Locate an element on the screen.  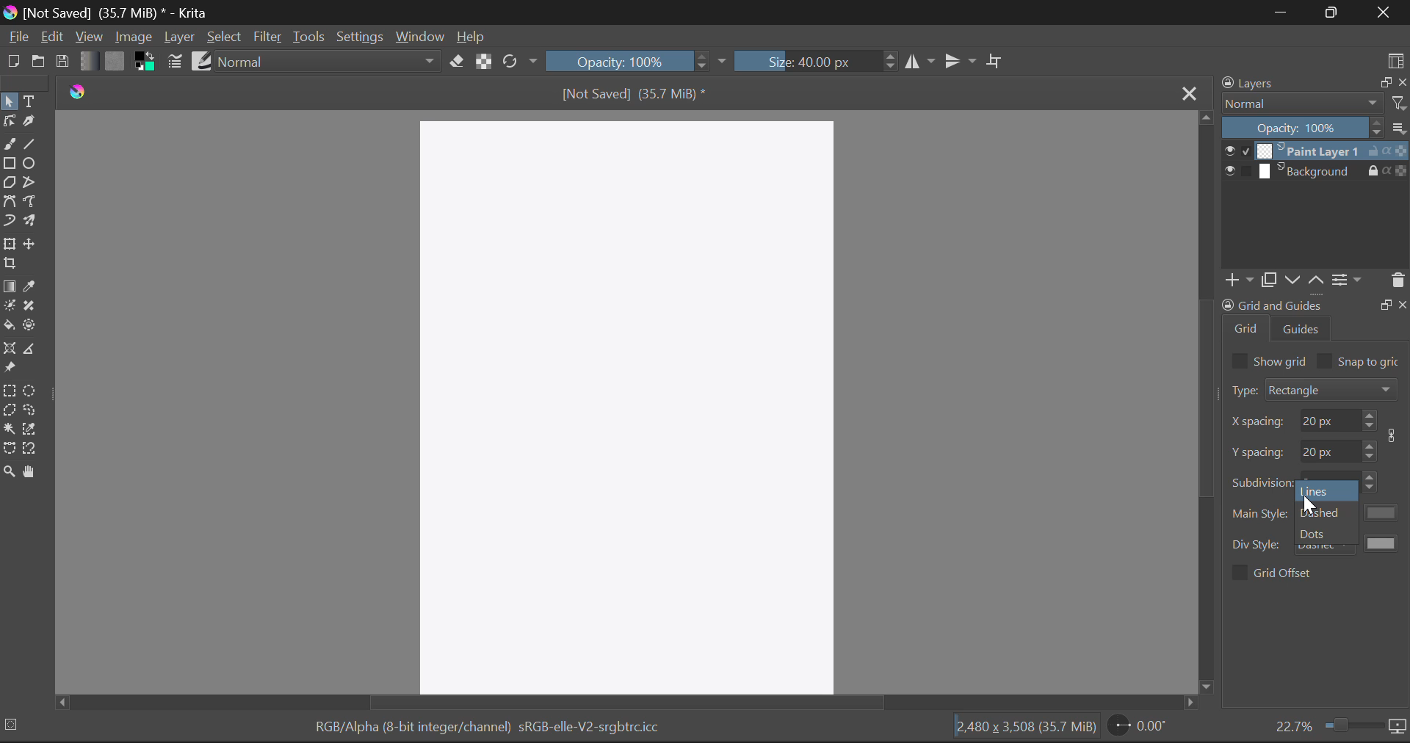
Open is located at coordinates (38, 63).